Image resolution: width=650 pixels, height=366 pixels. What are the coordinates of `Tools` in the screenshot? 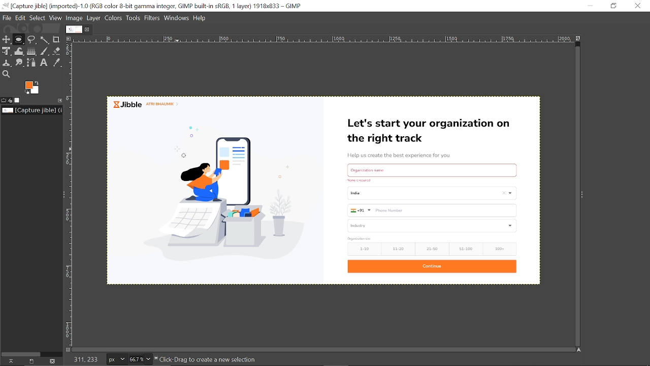 It's located at (134, 18).